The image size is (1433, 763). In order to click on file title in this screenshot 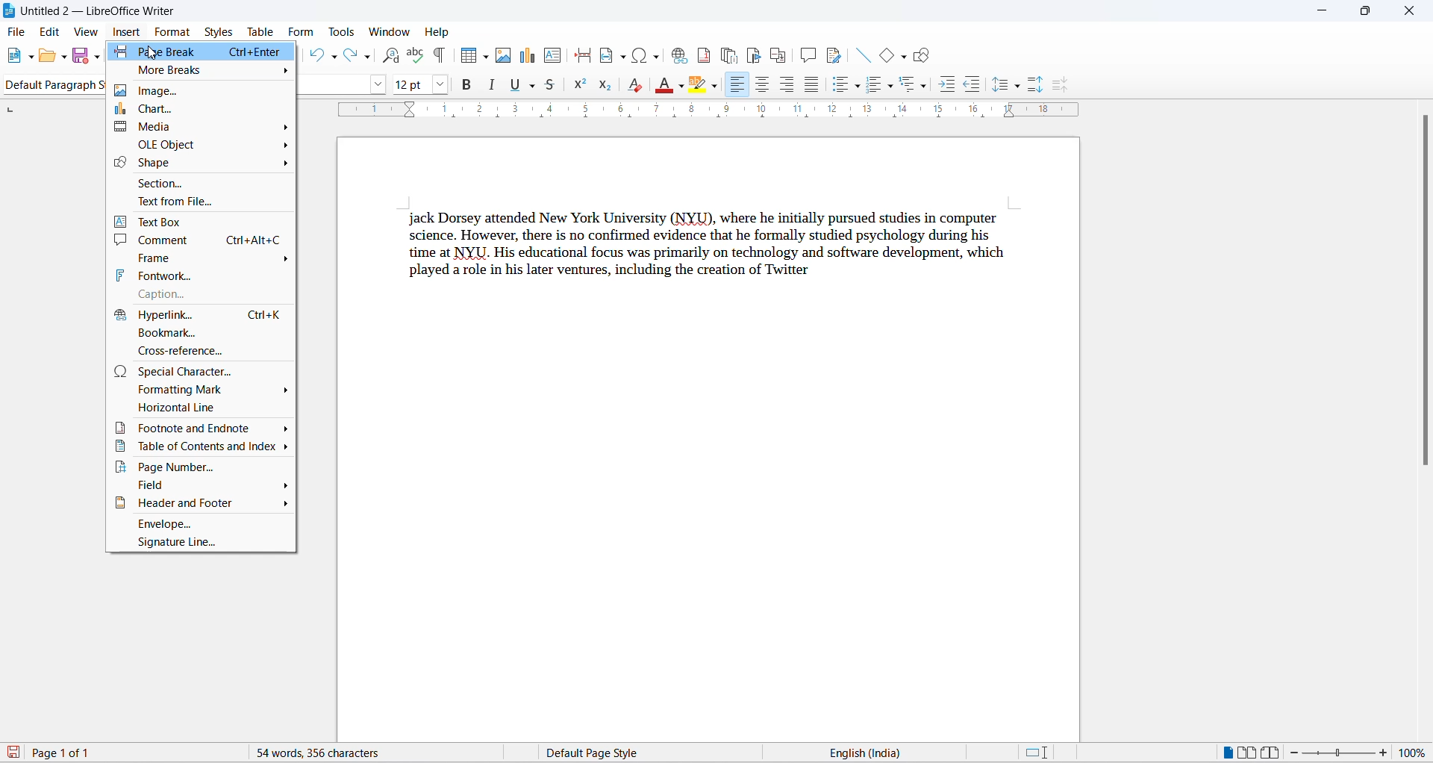, I will do `click(101, 10)`.